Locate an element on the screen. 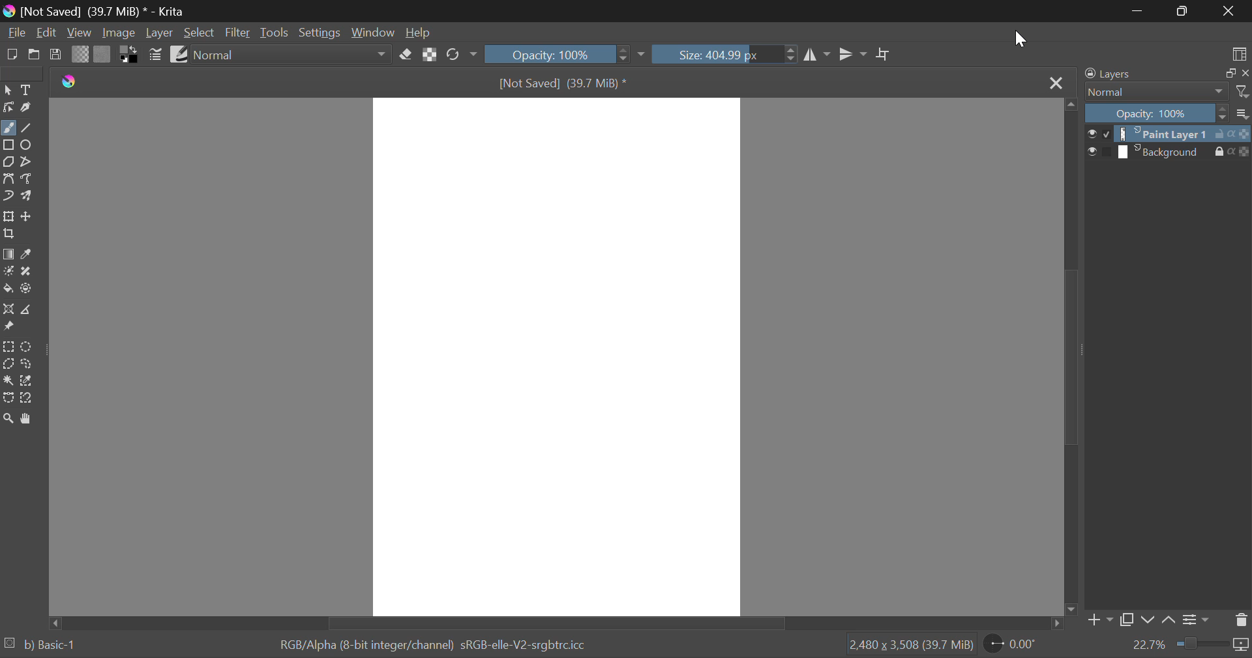  Opacity is located at coordinates (1167, 114).